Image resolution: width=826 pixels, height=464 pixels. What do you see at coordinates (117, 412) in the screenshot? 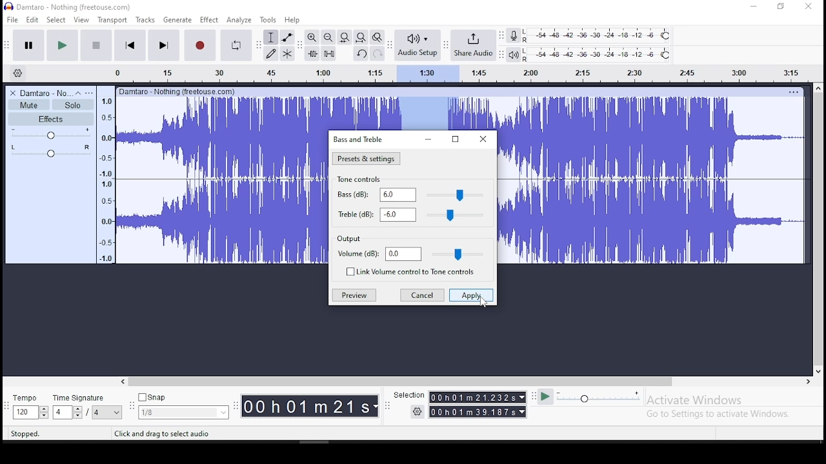
I see `drop down` at bounding box center [117, 412].